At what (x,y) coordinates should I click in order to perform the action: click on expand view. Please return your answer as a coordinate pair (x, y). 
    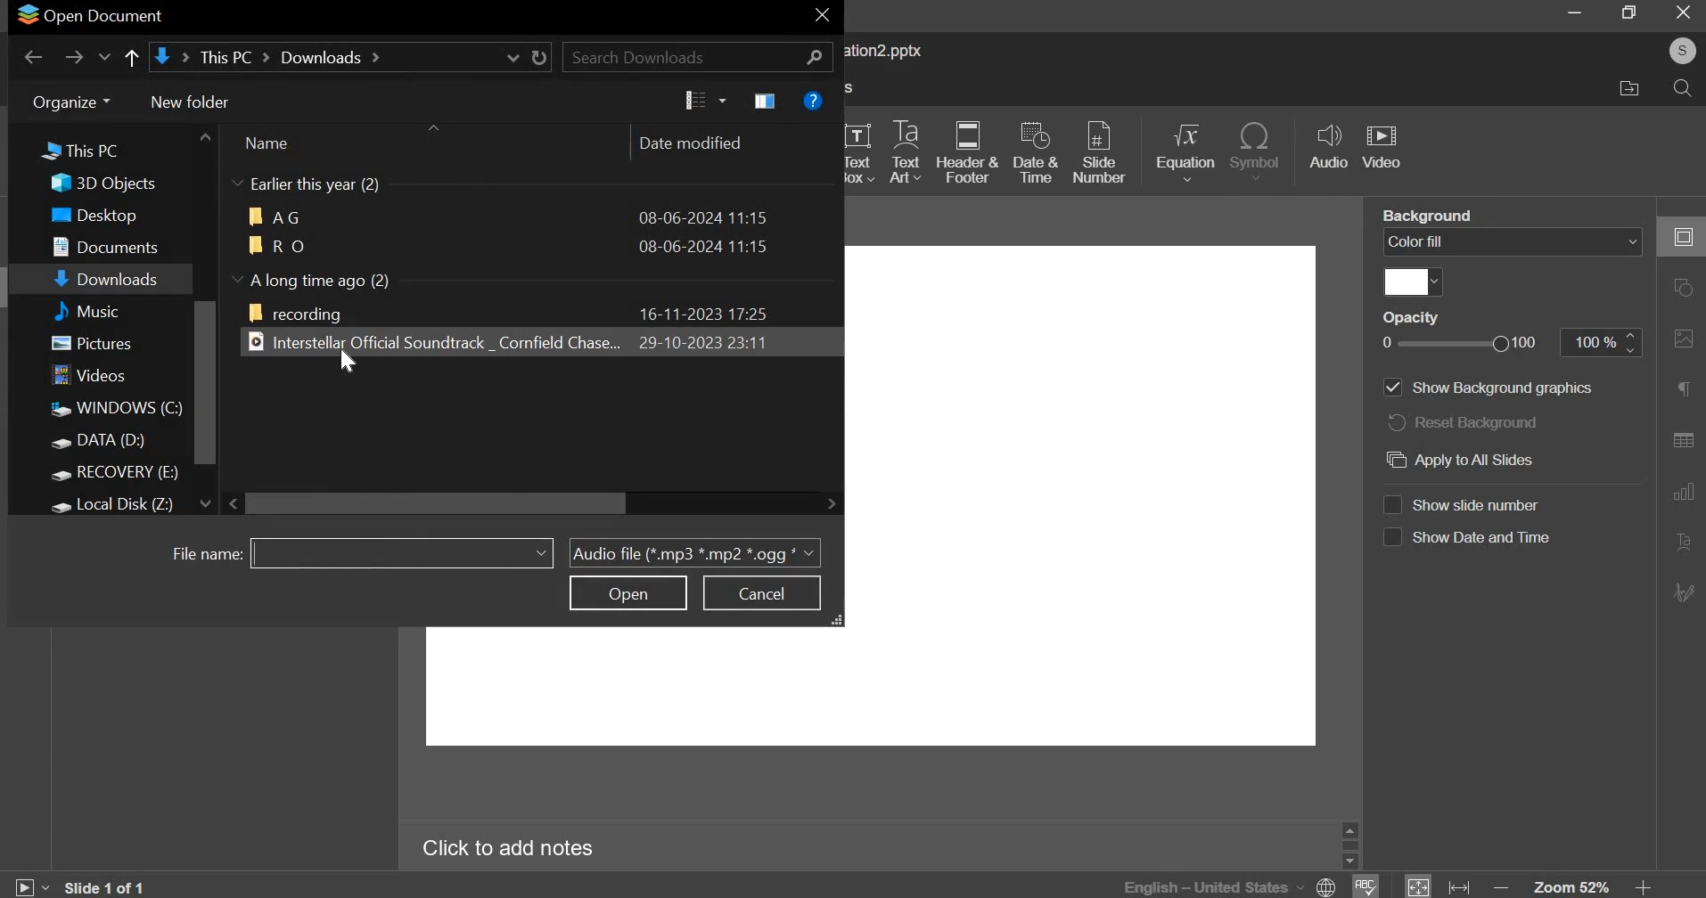
    Looking at the image, I should click on (839, 620).